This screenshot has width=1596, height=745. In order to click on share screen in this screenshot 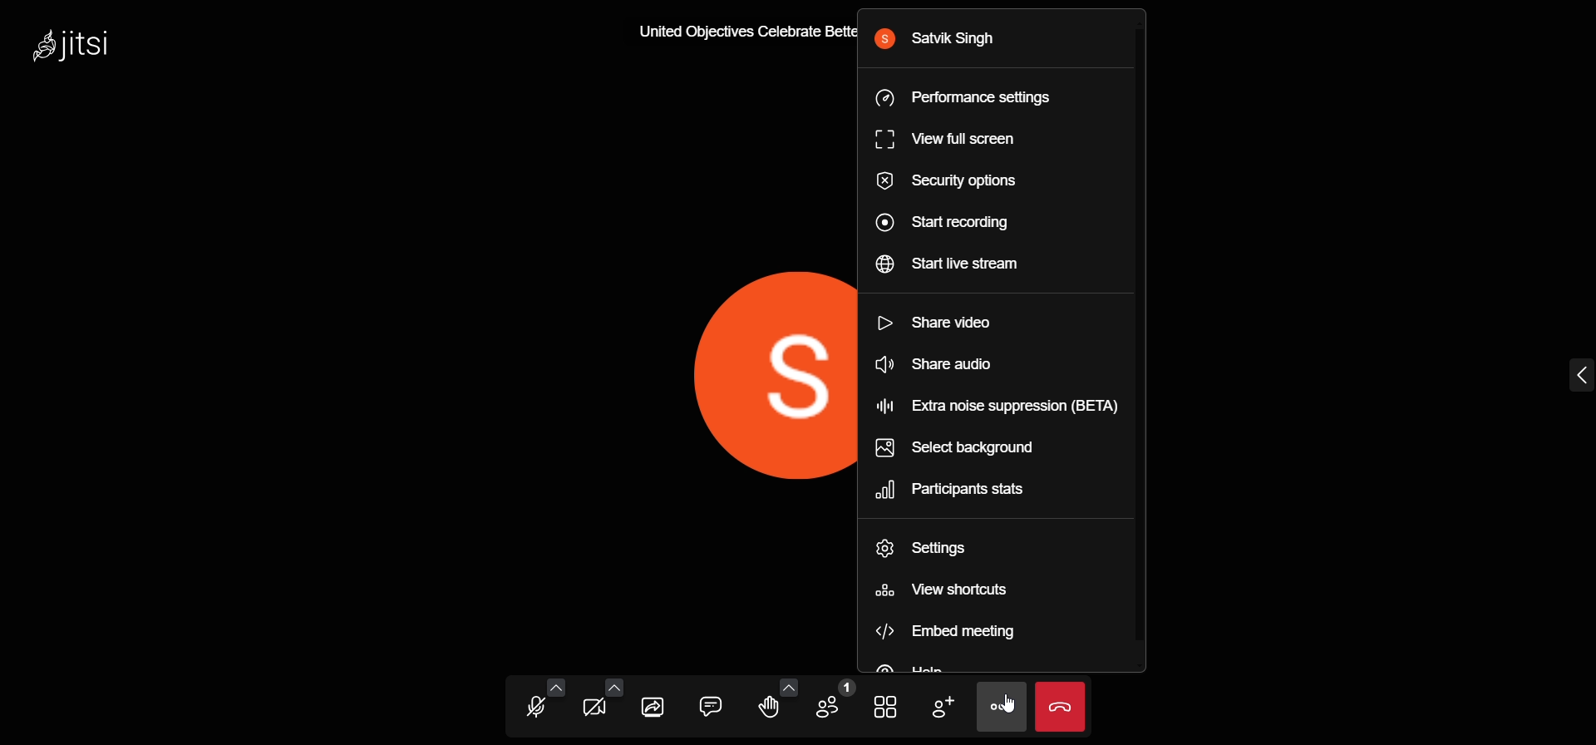, I will do `click(653, 708)`.